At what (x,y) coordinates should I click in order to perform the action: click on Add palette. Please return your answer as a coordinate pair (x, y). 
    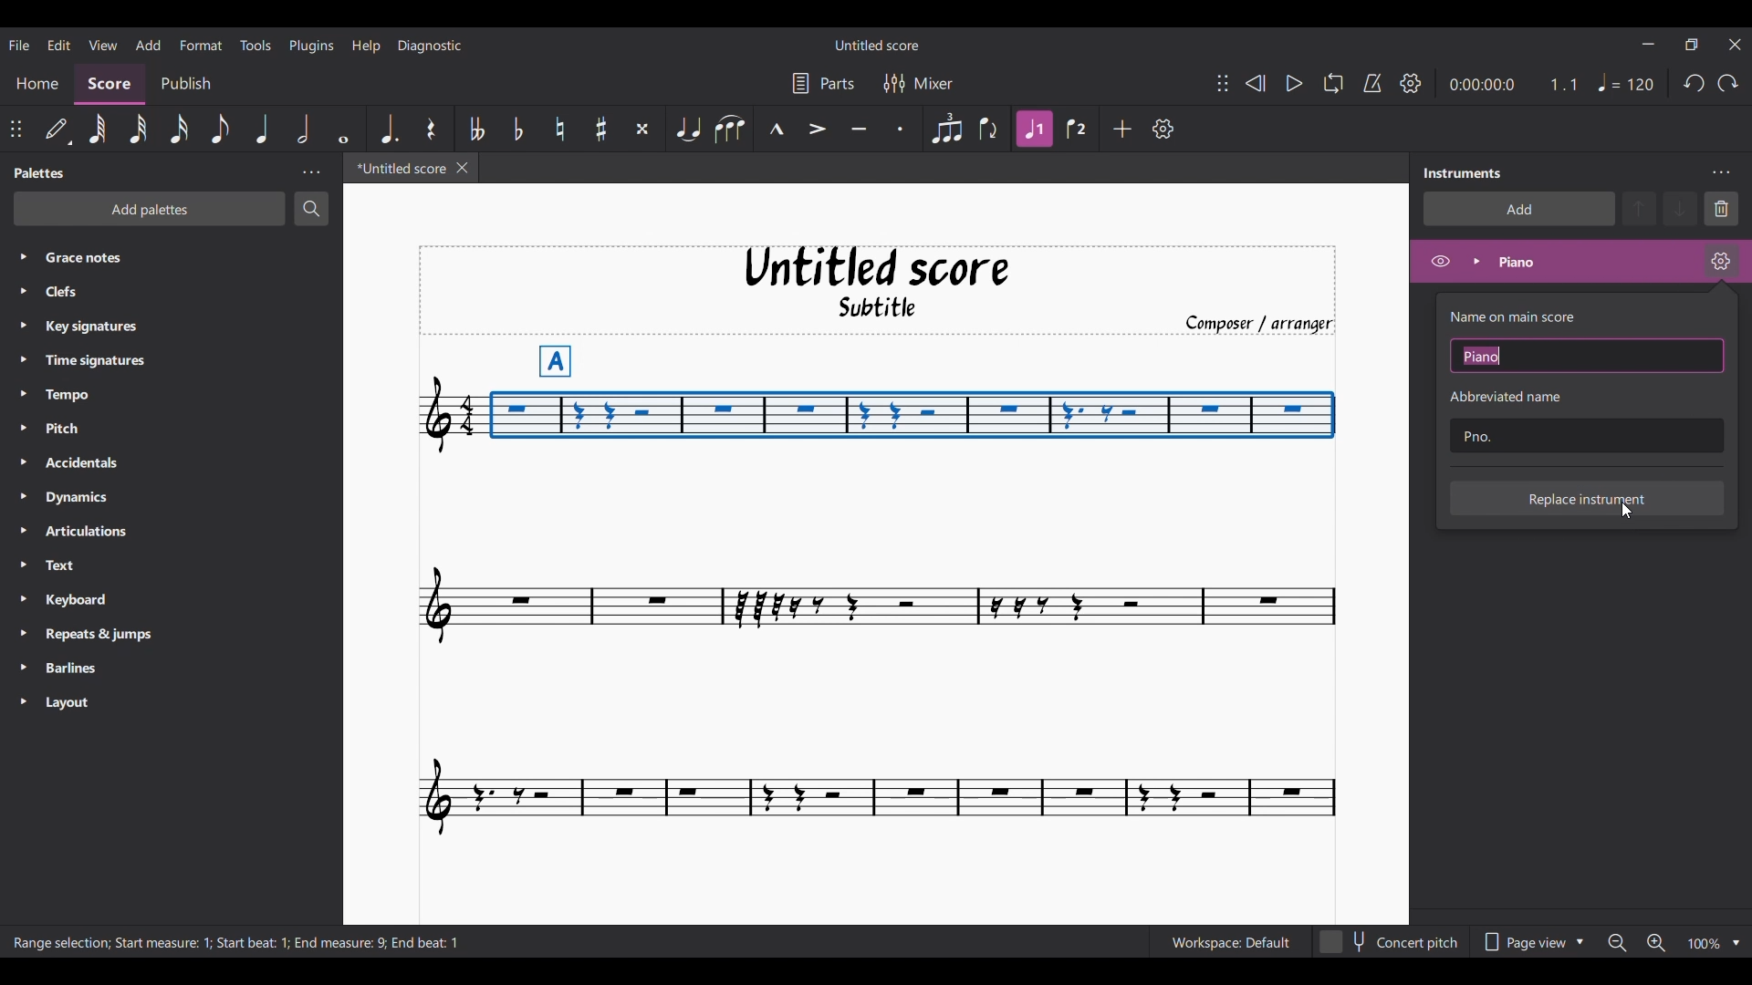
    Looking at the image, I should click on (150, 209).